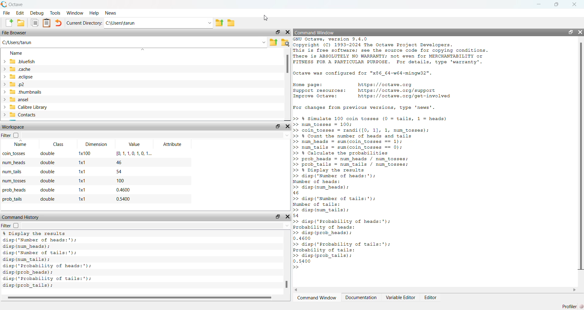  I want to click on Command History, so click(20, 217).